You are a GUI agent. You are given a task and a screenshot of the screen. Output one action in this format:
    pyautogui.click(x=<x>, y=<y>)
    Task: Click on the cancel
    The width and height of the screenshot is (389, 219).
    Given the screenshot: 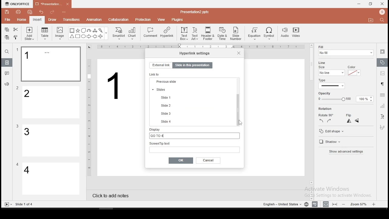 What is the action you would take?
    pyautogui.click(x=208, y=160)
    